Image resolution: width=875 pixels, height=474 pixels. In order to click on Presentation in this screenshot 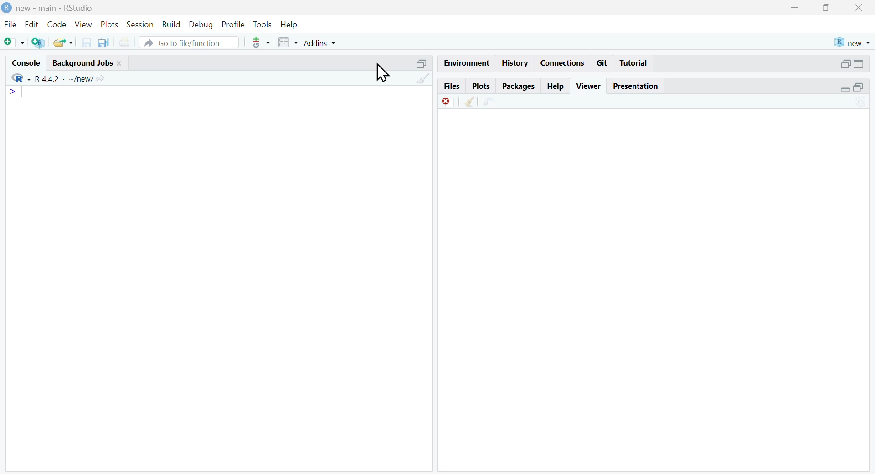, I will do `click(636, 87)`.